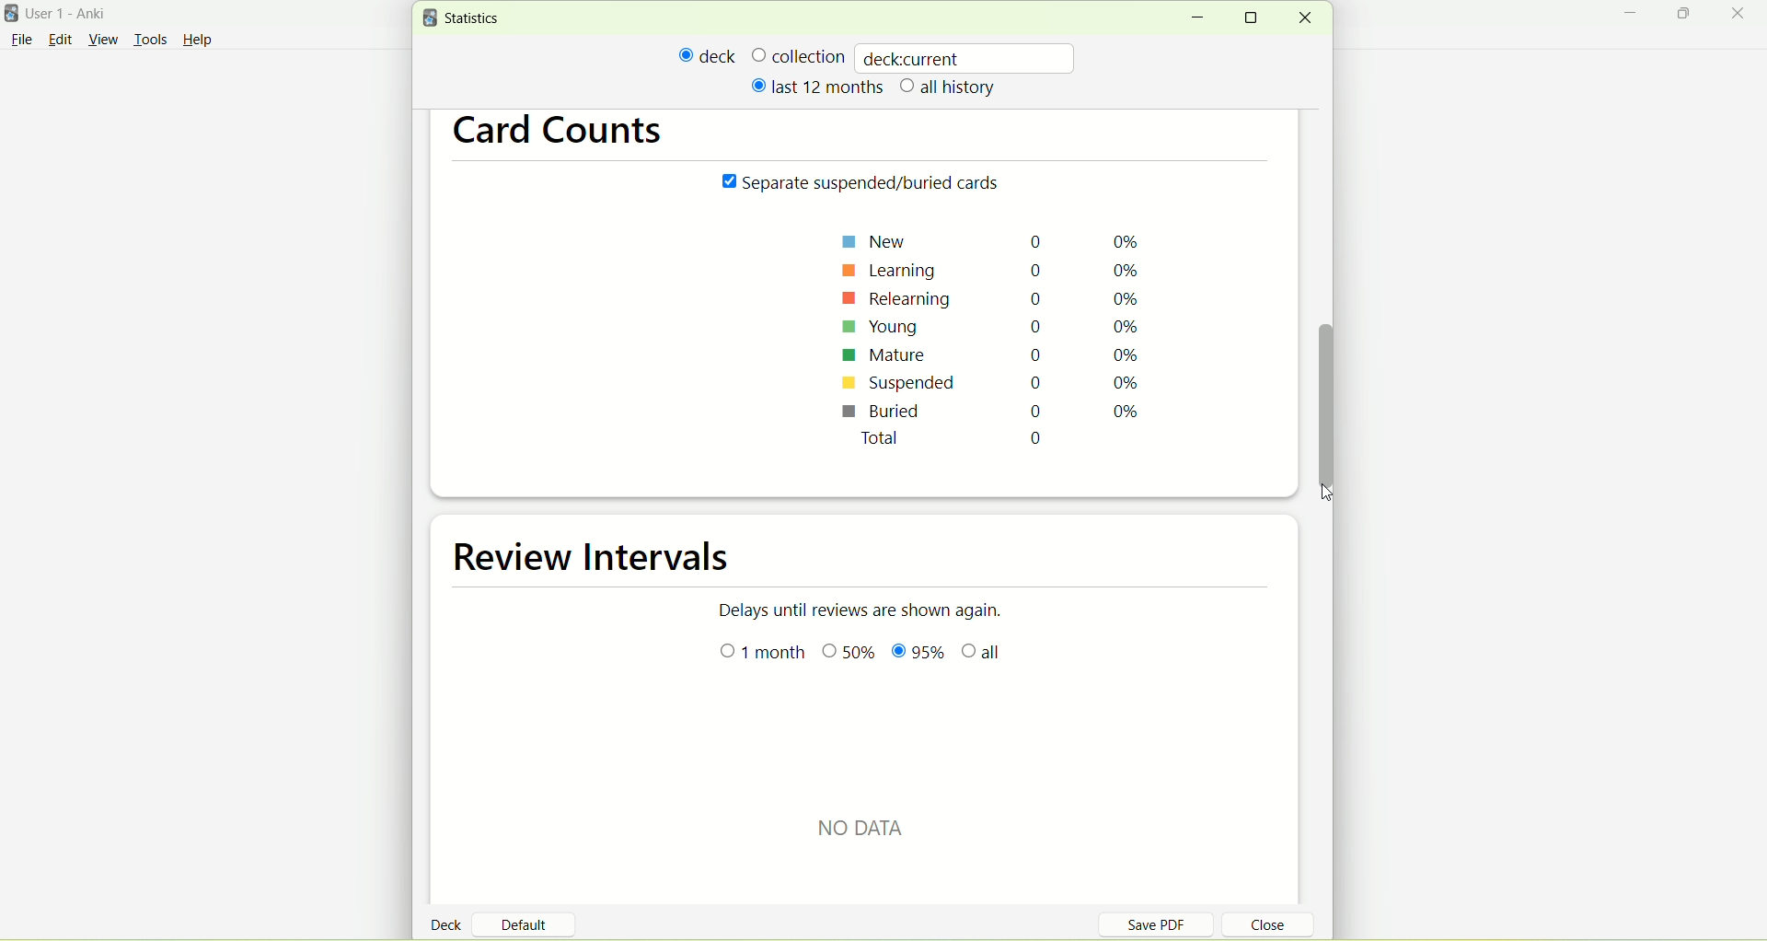 The width and height of the screenshot is (1767, 941). Describe the element at coordinates (994, 328) in the screenshot. I see `young 0 0%` at that location.